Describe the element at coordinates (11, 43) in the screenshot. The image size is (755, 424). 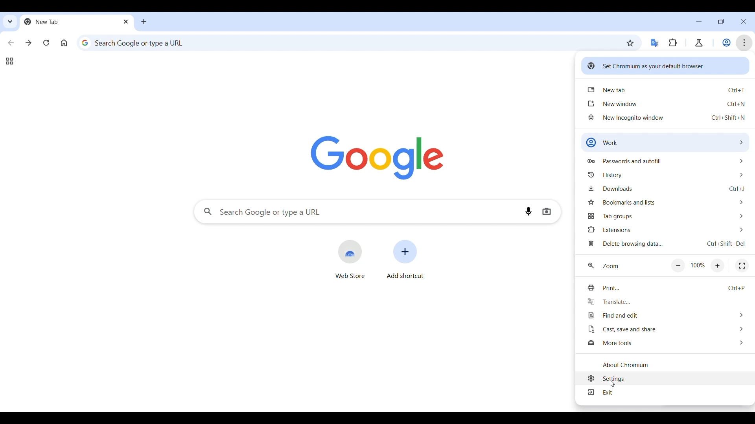
I see `Go back` at that location.